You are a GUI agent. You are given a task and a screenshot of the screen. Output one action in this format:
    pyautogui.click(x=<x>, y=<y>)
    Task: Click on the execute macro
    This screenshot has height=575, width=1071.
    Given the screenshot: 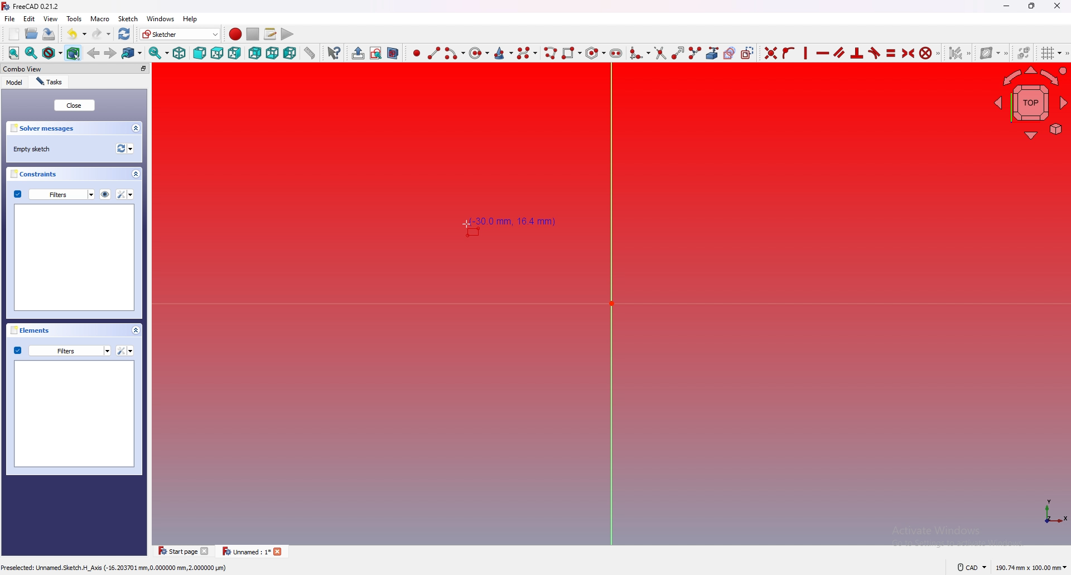 What is the action you would take?
    pyautogui.click(x=288, y=34)
    